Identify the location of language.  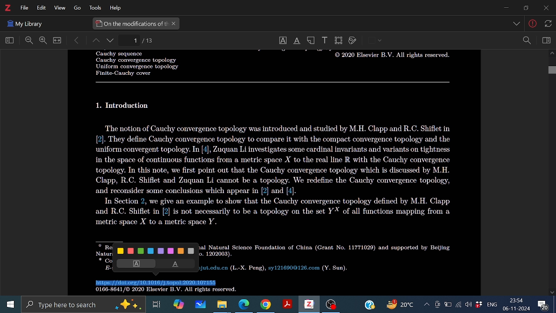
(491, 304).